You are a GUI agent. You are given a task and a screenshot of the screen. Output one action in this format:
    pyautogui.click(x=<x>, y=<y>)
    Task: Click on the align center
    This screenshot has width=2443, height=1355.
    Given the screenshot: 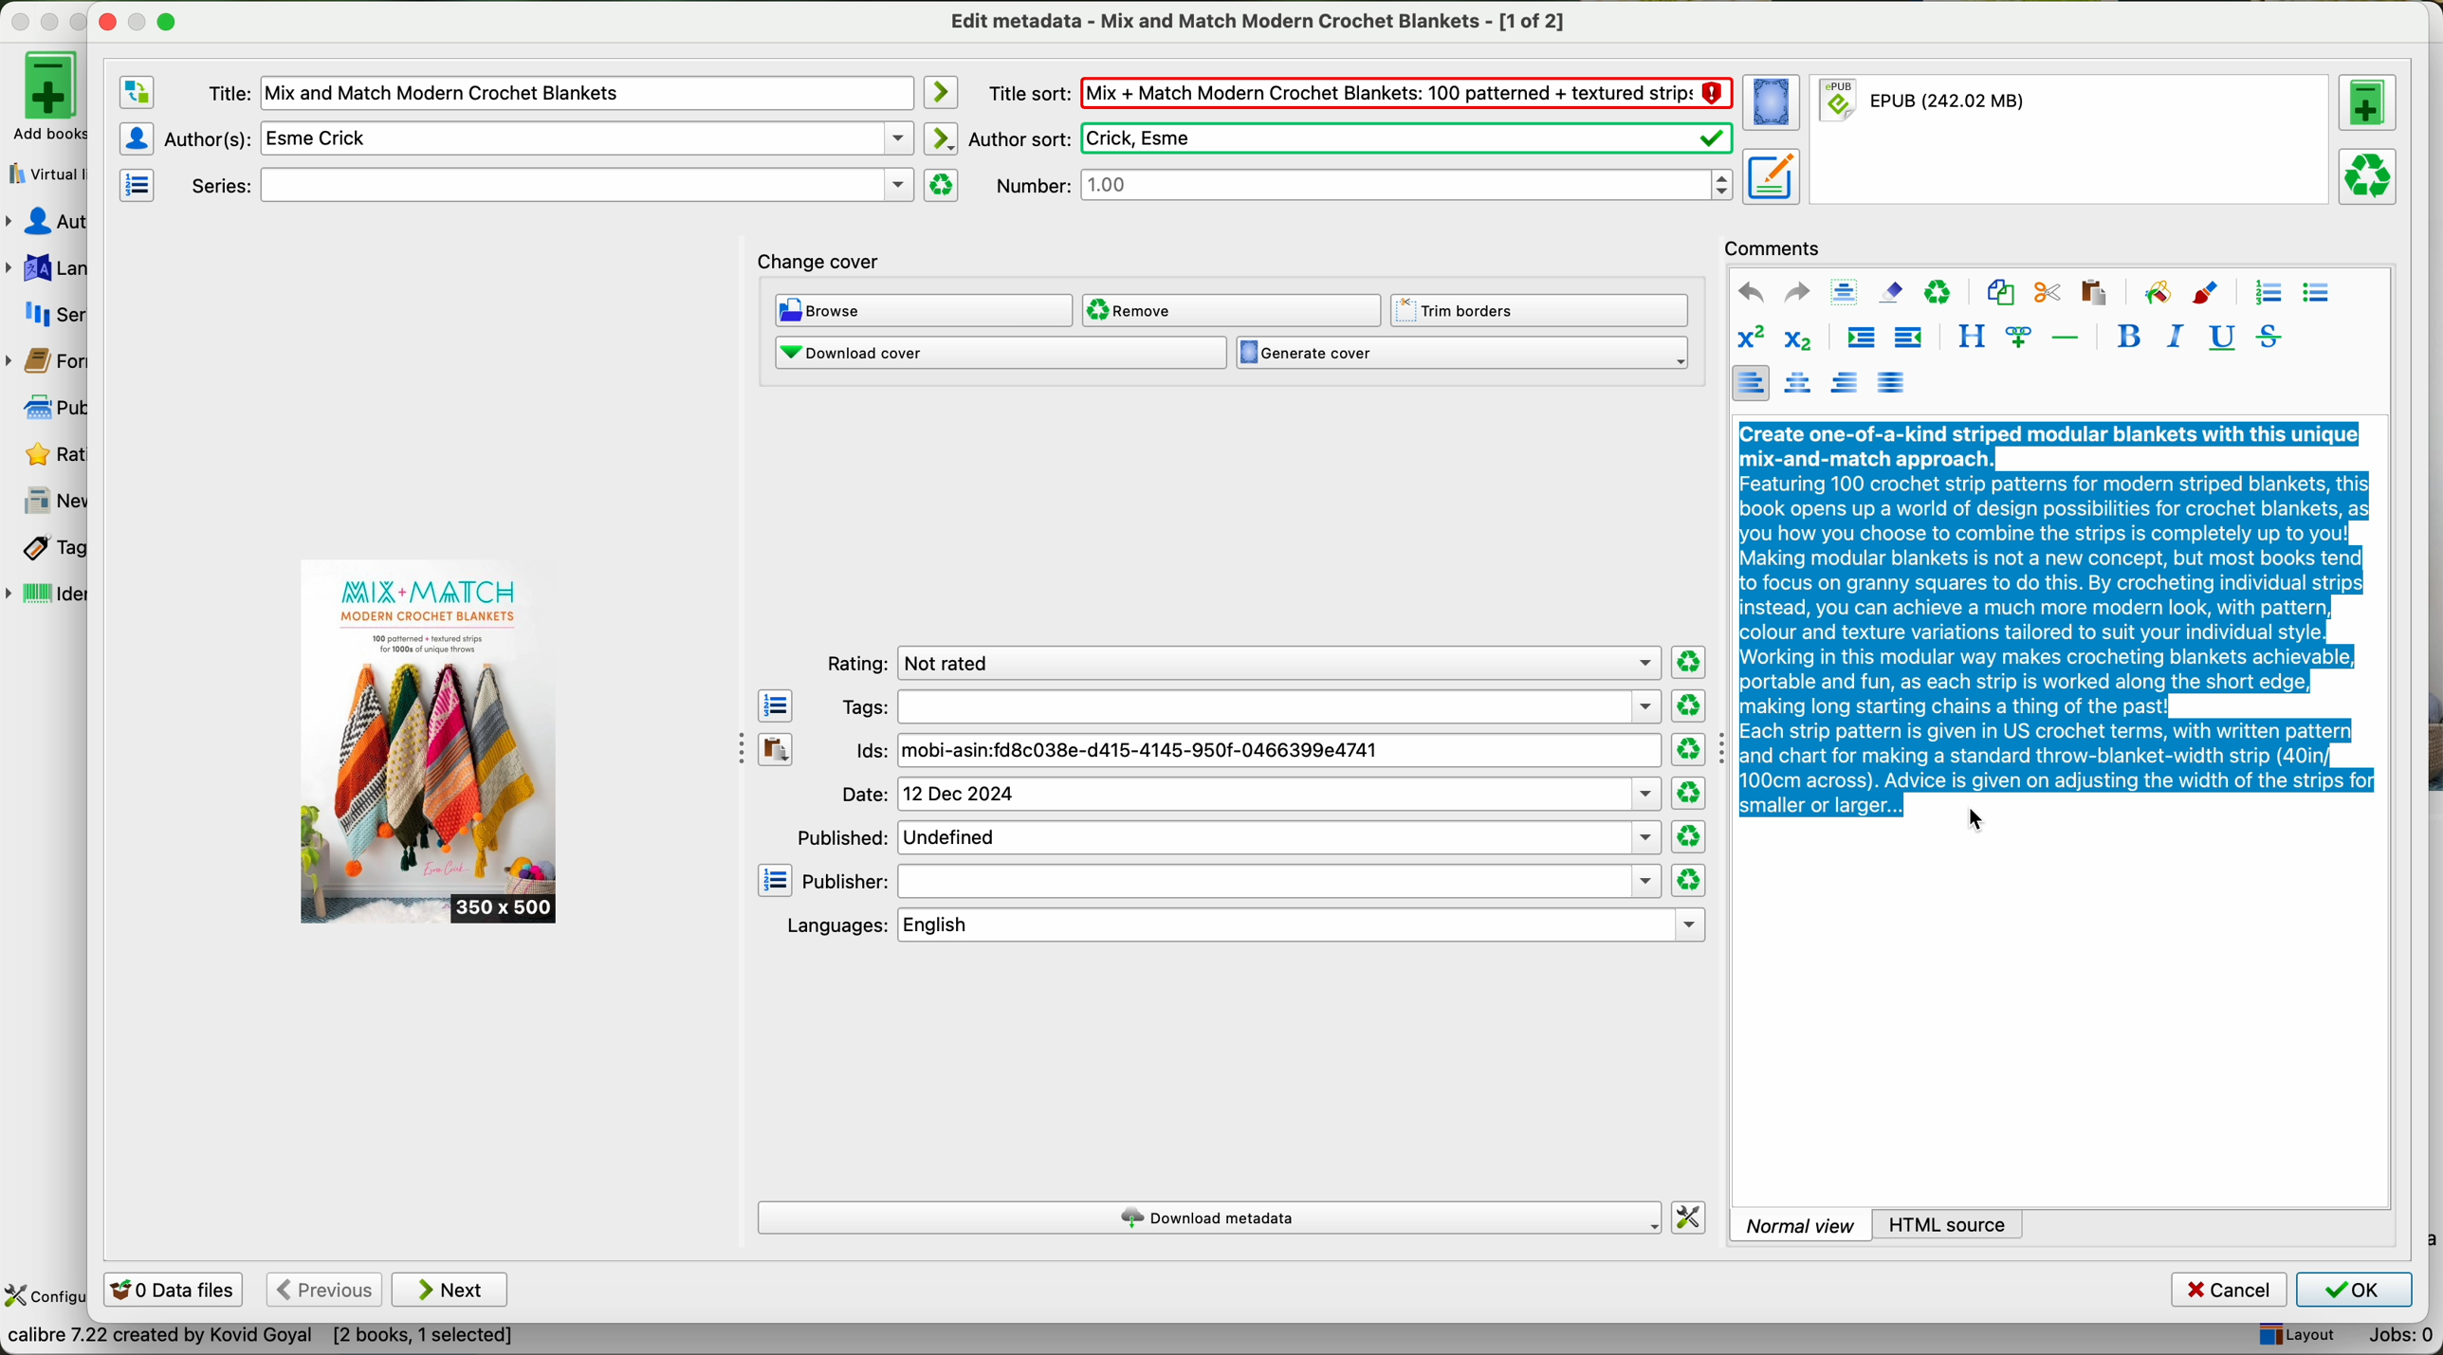 What is the action you would take?
    pyautogui.click(x=1801, y=383)
    